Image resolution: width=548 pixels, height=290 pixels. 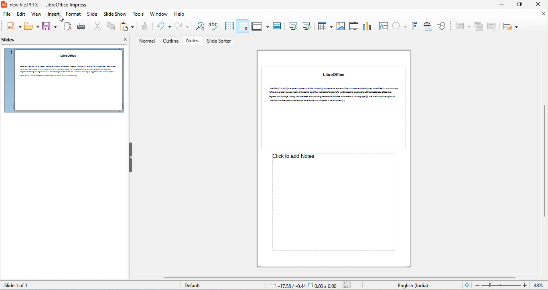 What do you see at coordinates (413, 286) in the screenshot?
I see `text language` at bounding box center [413, 286].